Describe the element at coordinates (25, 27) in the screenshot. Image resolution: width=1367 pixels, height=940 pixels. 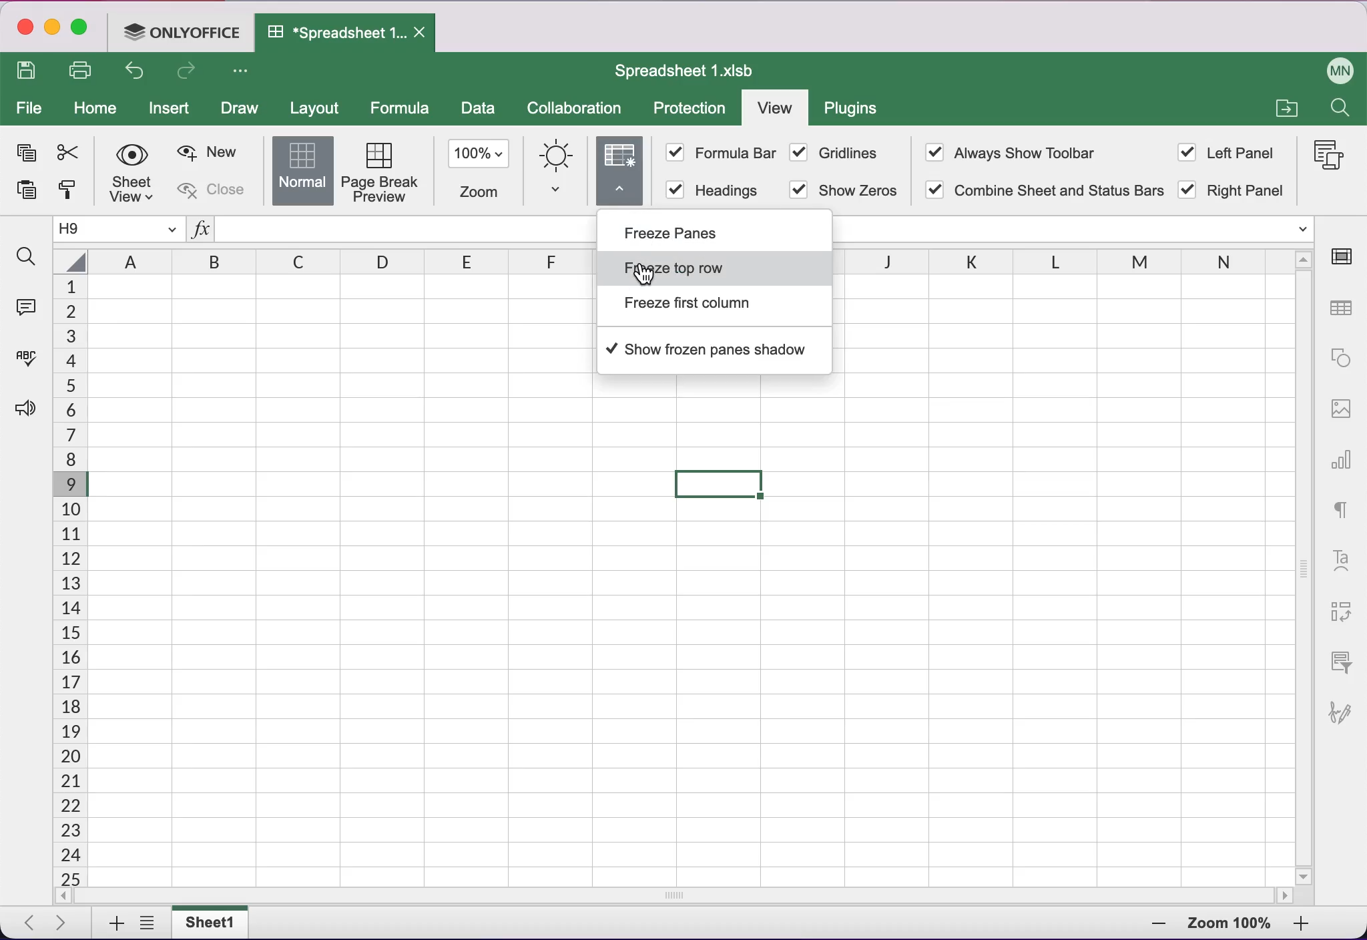
I see `close` at that location.